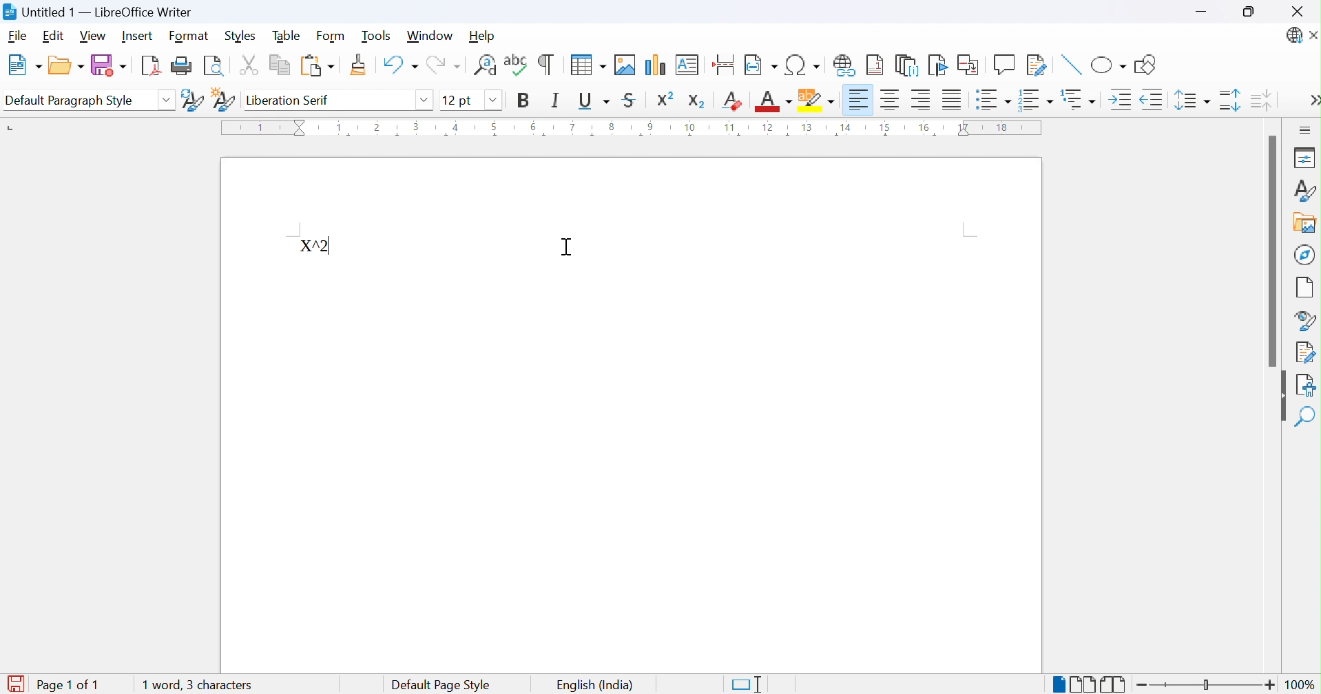 Image resolution: width=1321 pixels, height=694 pixels. I want to click on Find, so click(1307, 417).